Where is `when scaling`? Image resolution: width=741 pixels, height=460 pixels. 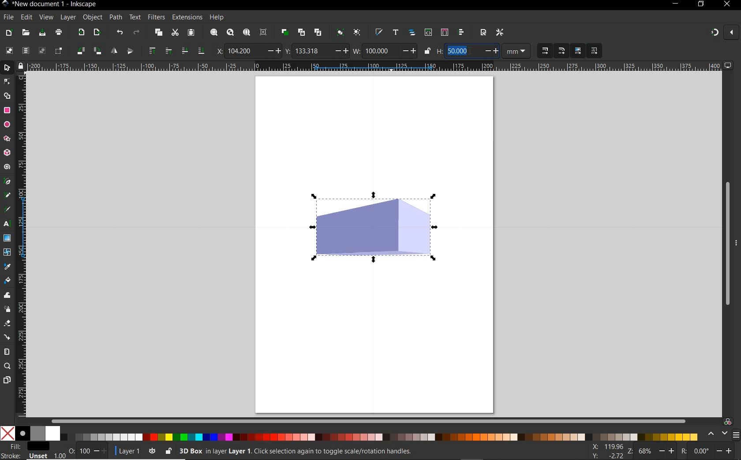 when scaling is located at coordinates (545, 51).